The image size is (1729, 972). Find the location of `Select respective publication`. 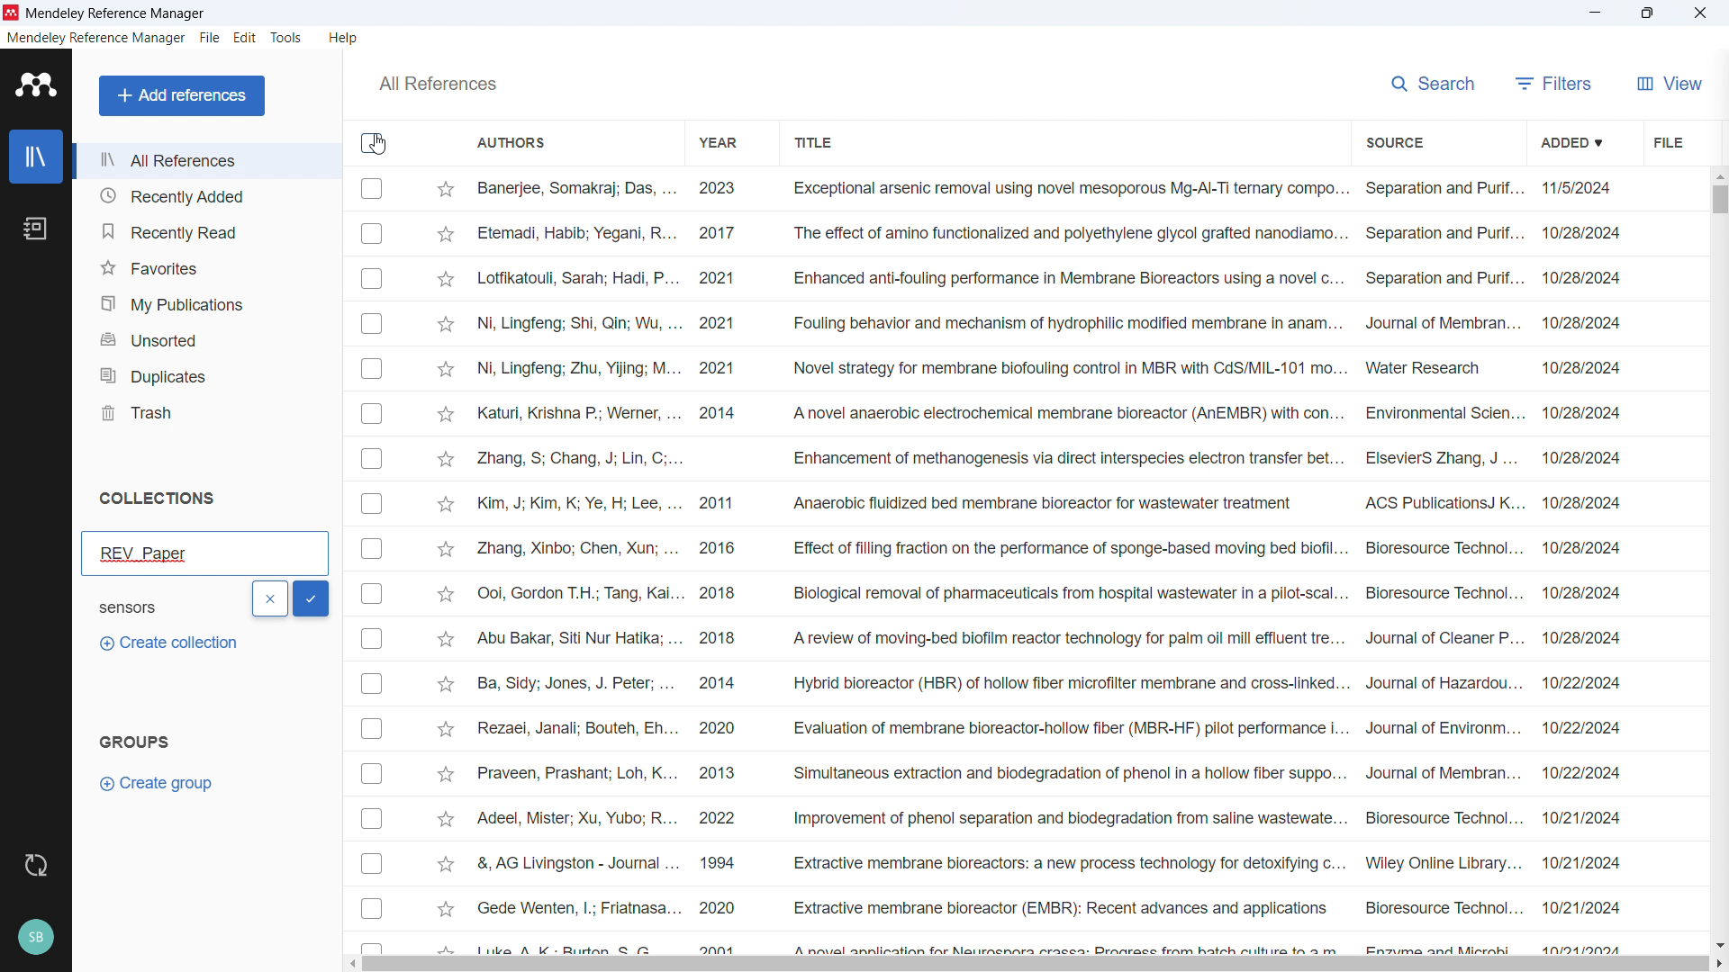

Select respective publication is located at coordinates (371, 683).